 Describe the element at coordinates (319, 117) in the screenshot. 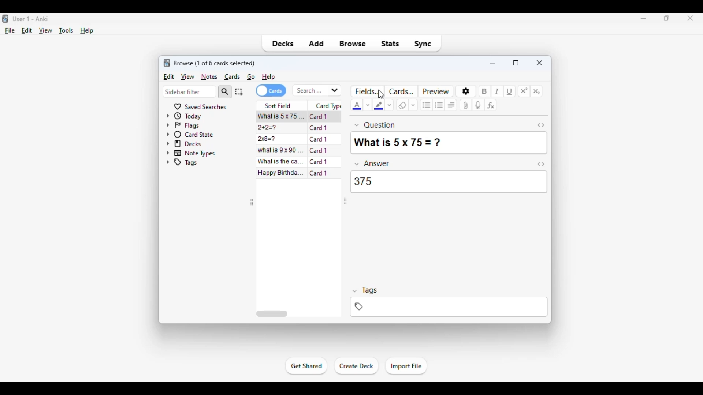

I see `card 1` at that location.